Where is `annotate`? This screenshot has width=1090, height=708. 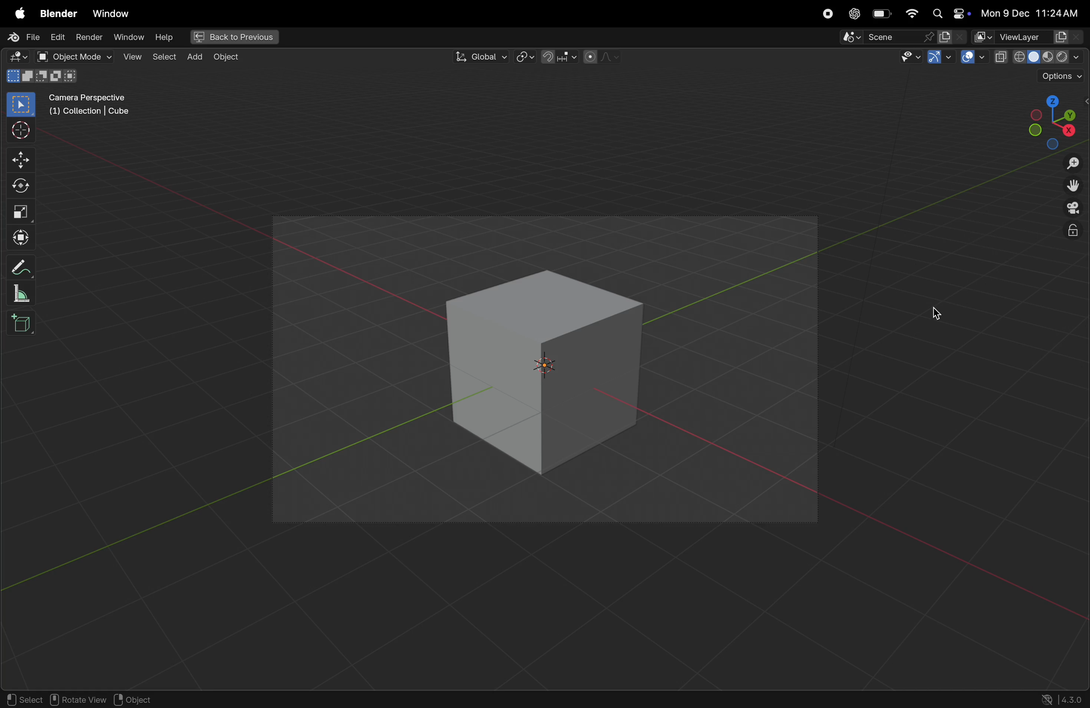
annotate is located at coordinates (22, 268).